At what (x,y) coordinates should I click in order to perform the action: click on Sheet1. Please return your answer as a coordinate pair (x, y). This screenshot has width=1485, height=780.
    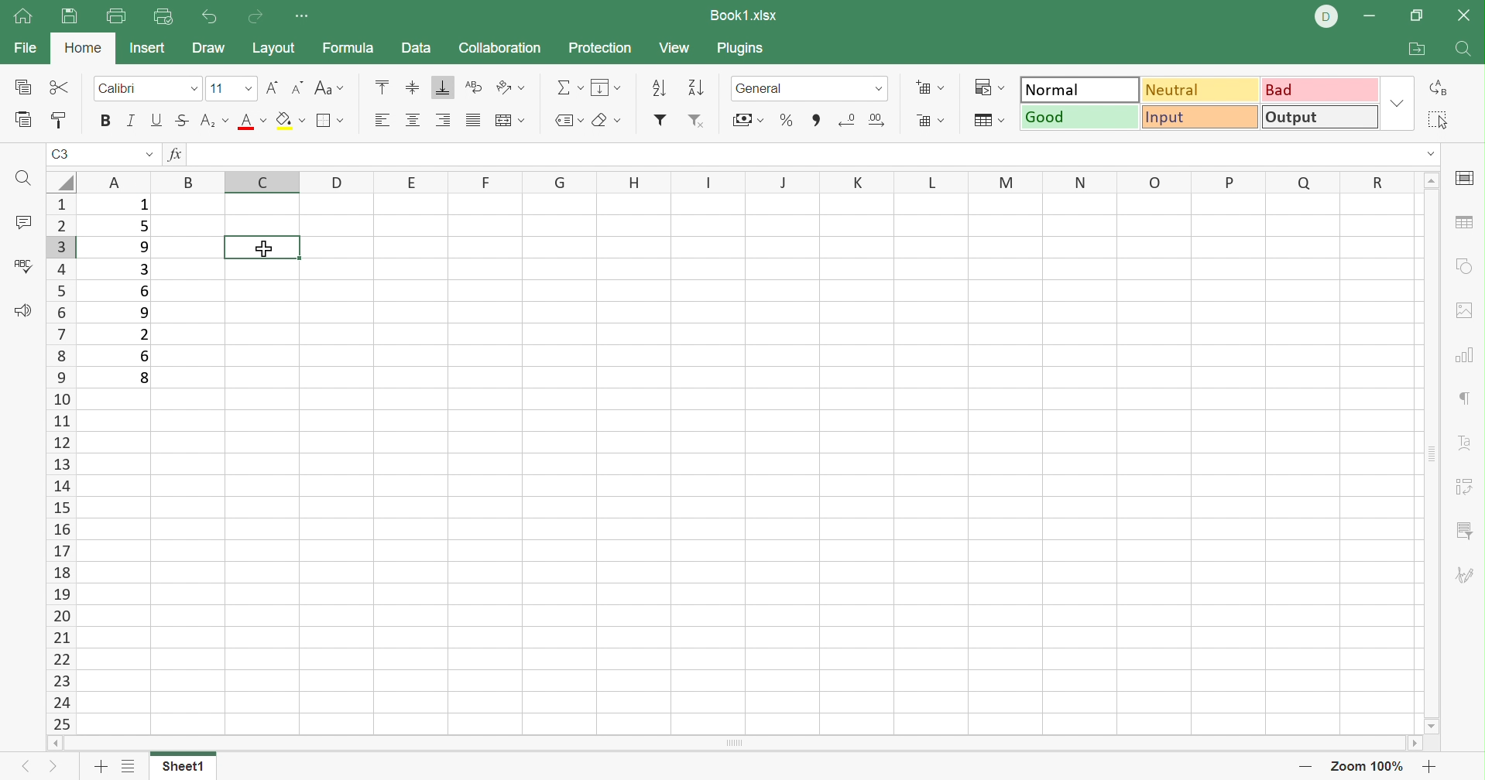
    Looking at the image, I should click on (187, 765).